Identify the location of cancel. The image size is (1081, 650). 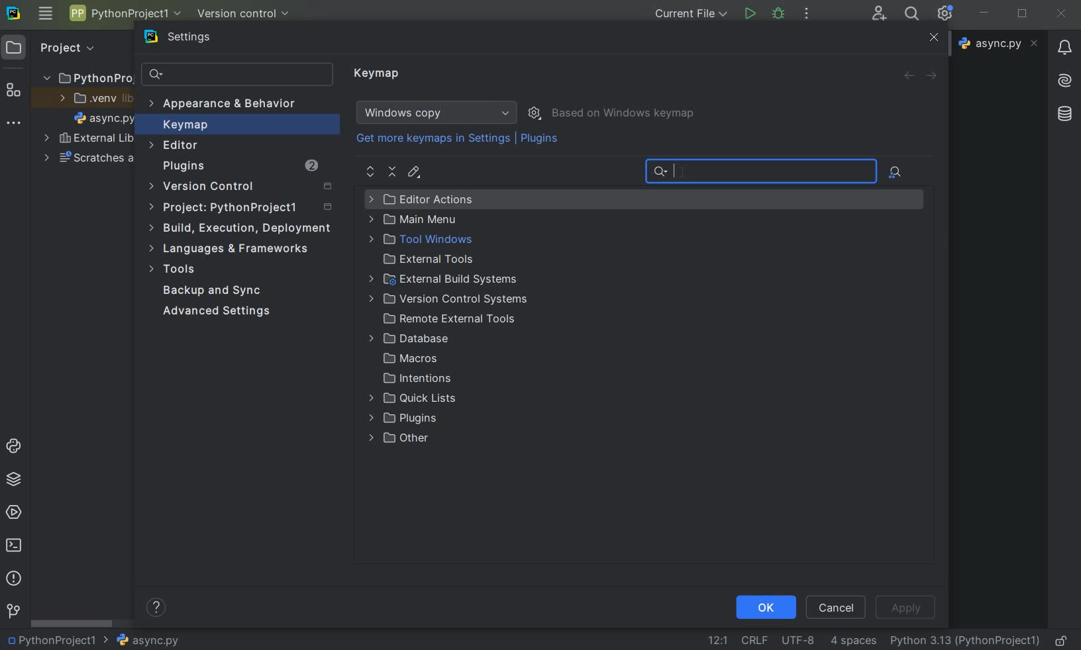
(837, 606).